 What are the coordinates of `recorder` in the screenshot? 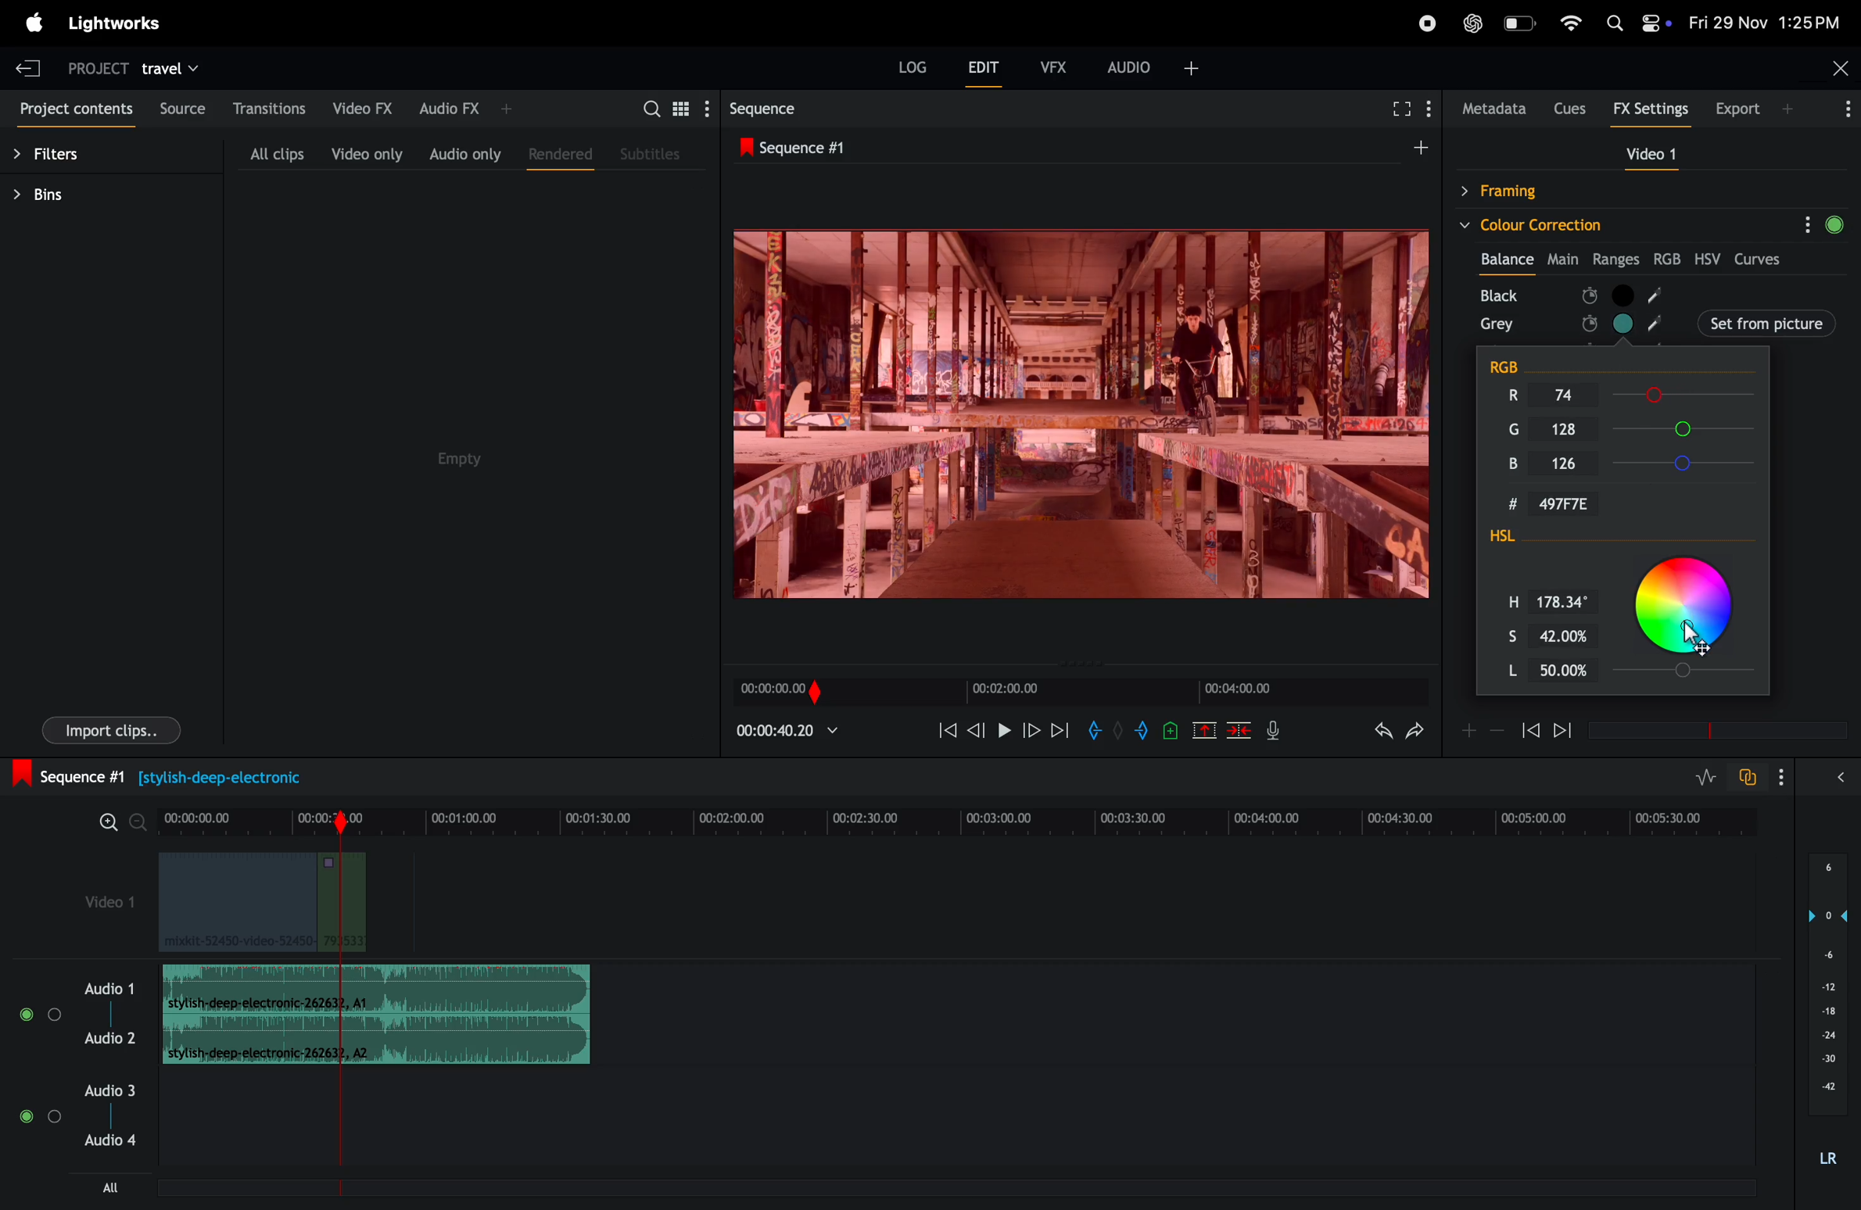 It's located at (1425, 25).